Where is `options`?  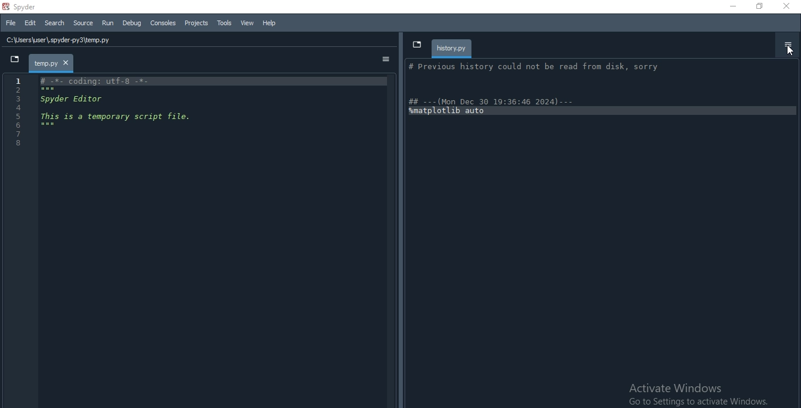 options is located at coordinates (788, 43).